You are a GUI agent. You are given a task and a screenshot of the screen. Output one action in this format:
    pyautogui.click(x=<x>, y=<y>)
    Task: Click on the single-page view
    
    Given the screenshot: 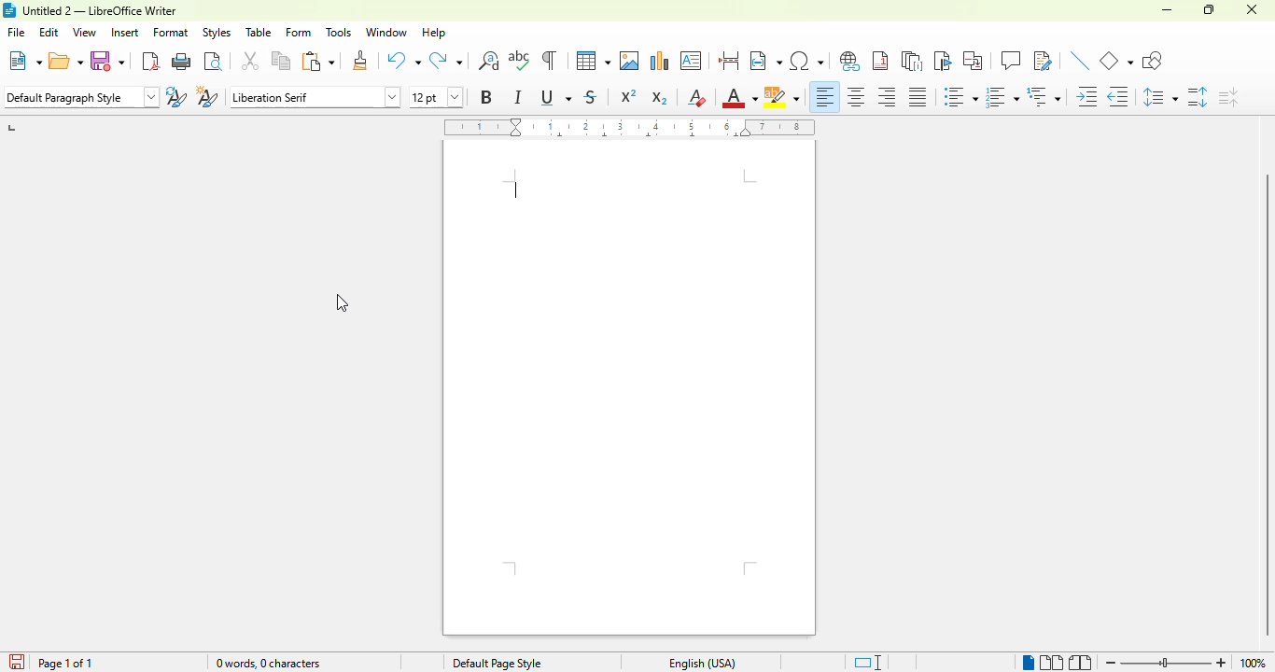 What is the action you would take?
    pyautogui.click(x=1028, y=663)
    